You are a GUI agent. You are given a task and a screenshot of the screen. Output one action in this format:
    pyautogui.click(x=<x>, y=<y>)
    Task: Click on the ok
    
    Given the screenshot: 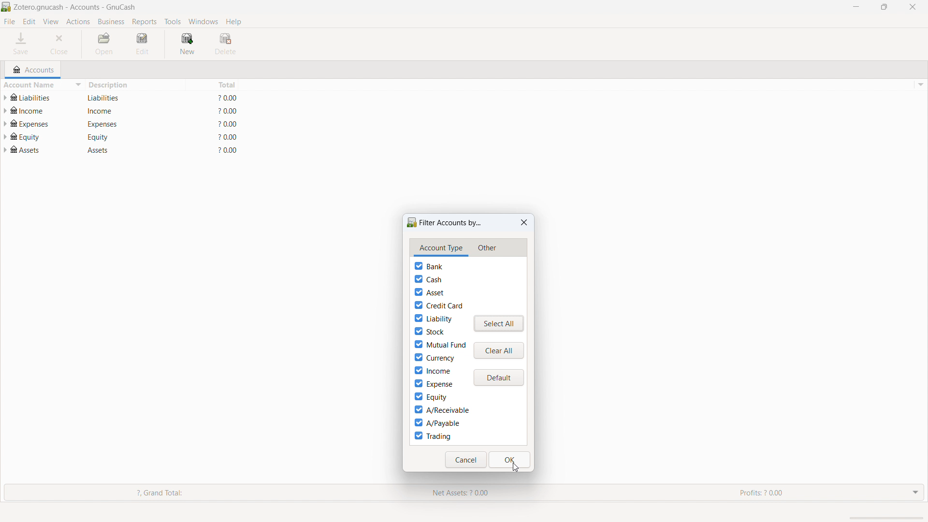 What is the action you would take?
    pyautogui.click(x=509, y=460)
    